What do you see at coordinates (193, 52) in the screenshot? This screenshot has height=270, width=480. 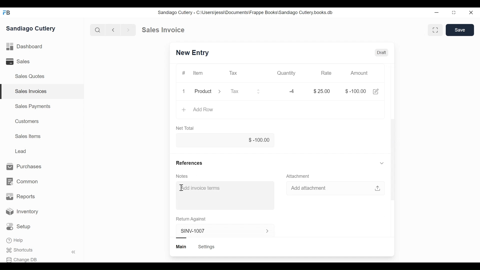 I see `SINV-1007` at bounding box center [193, 52].